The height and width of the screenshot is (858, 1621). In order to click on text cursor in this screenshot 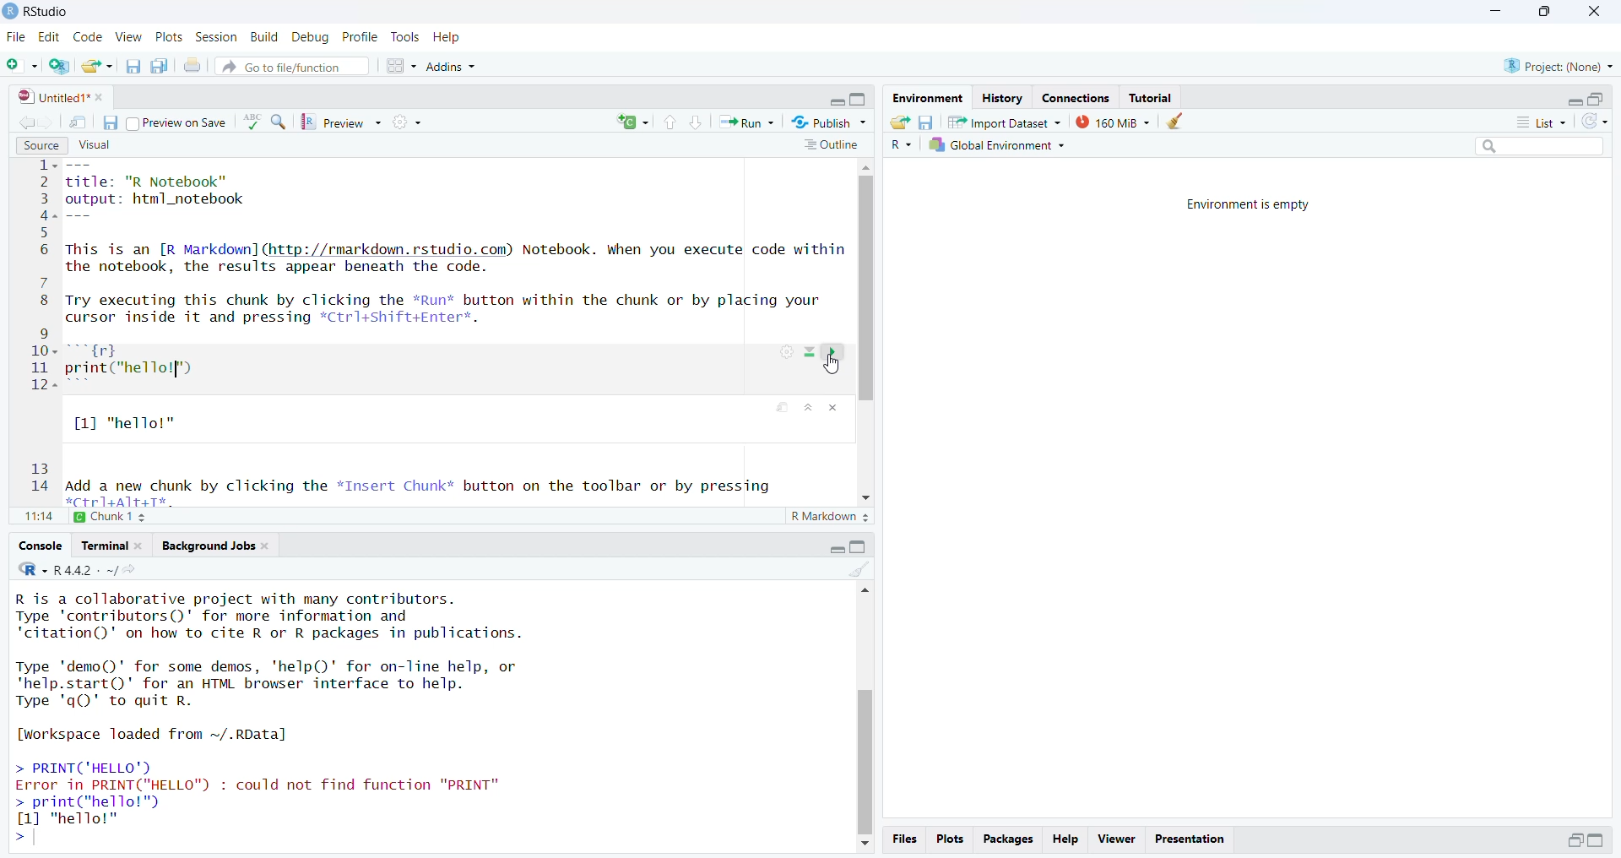, I will do `click(175, 371)`.